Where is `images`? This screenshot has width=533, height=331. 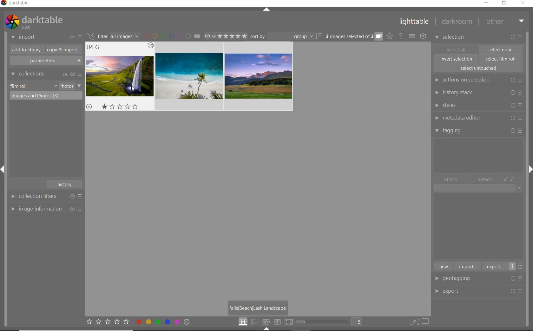 images is located at coordinates (189, 76).